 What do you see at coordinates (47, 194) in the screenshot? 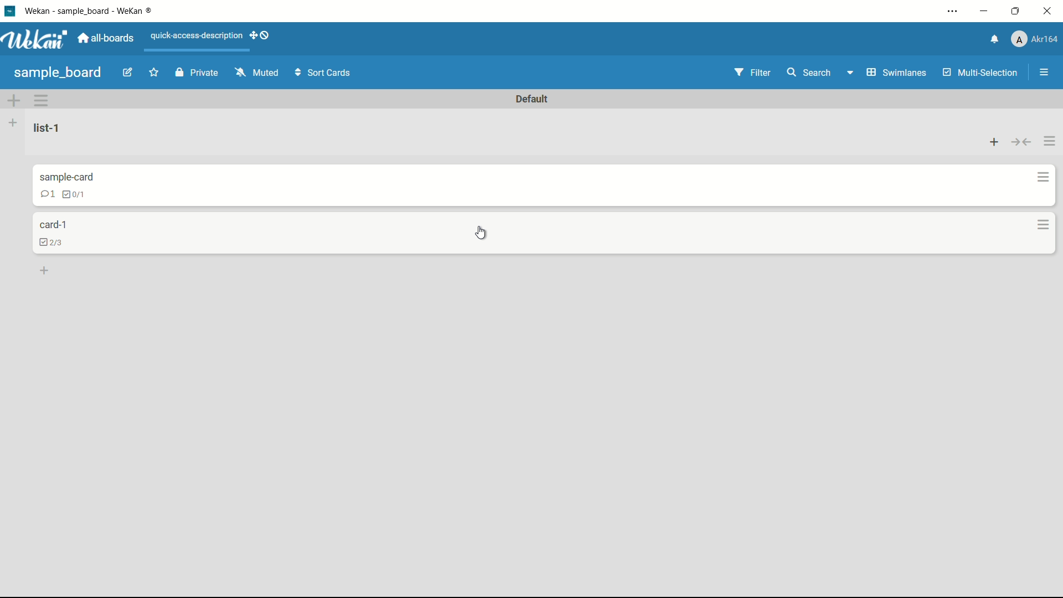
I see `1 comment` at bounding box center [47, 194].